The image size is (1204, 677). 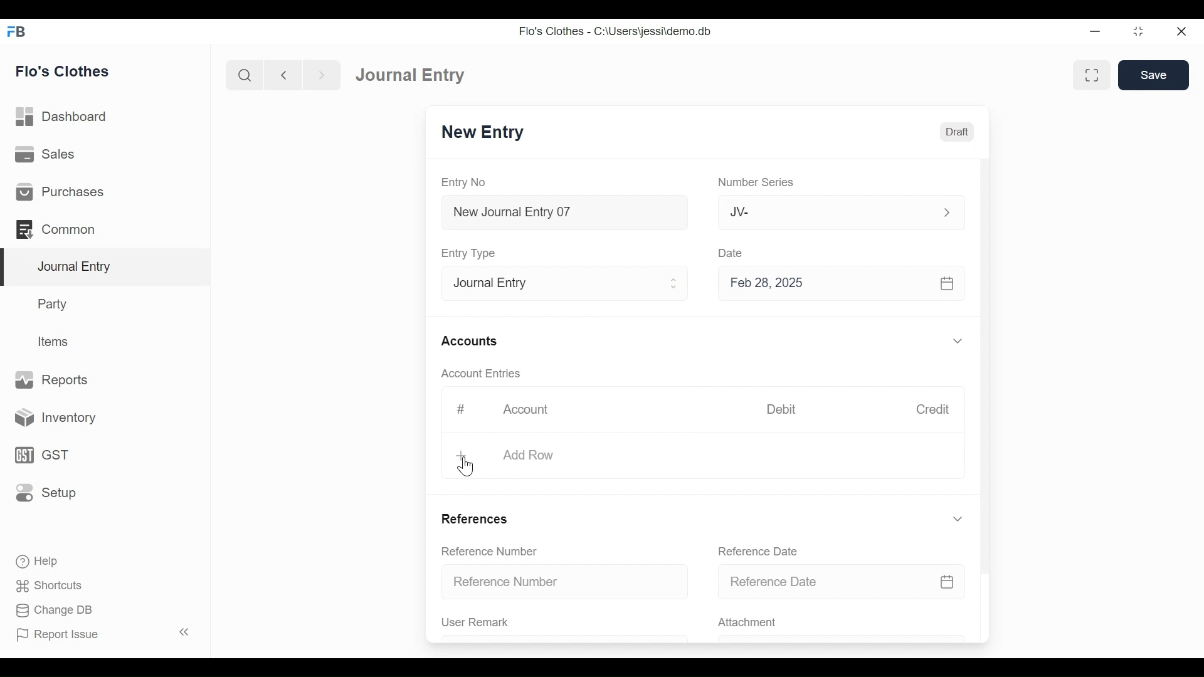 I want to click on Common, so click(x=58, y=229).